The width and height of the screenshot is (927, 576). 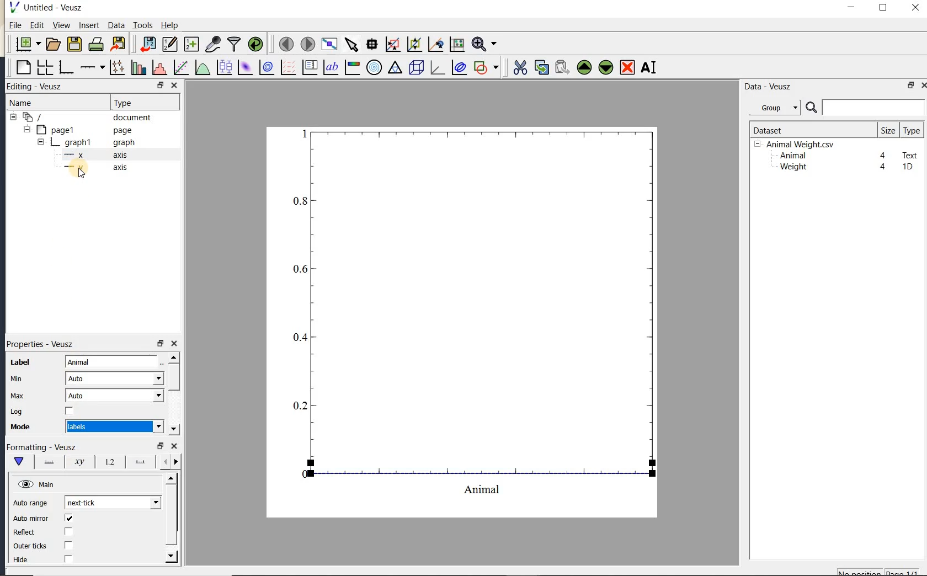 I want to click on Editing - Veusz, so click(x=40, y=87).